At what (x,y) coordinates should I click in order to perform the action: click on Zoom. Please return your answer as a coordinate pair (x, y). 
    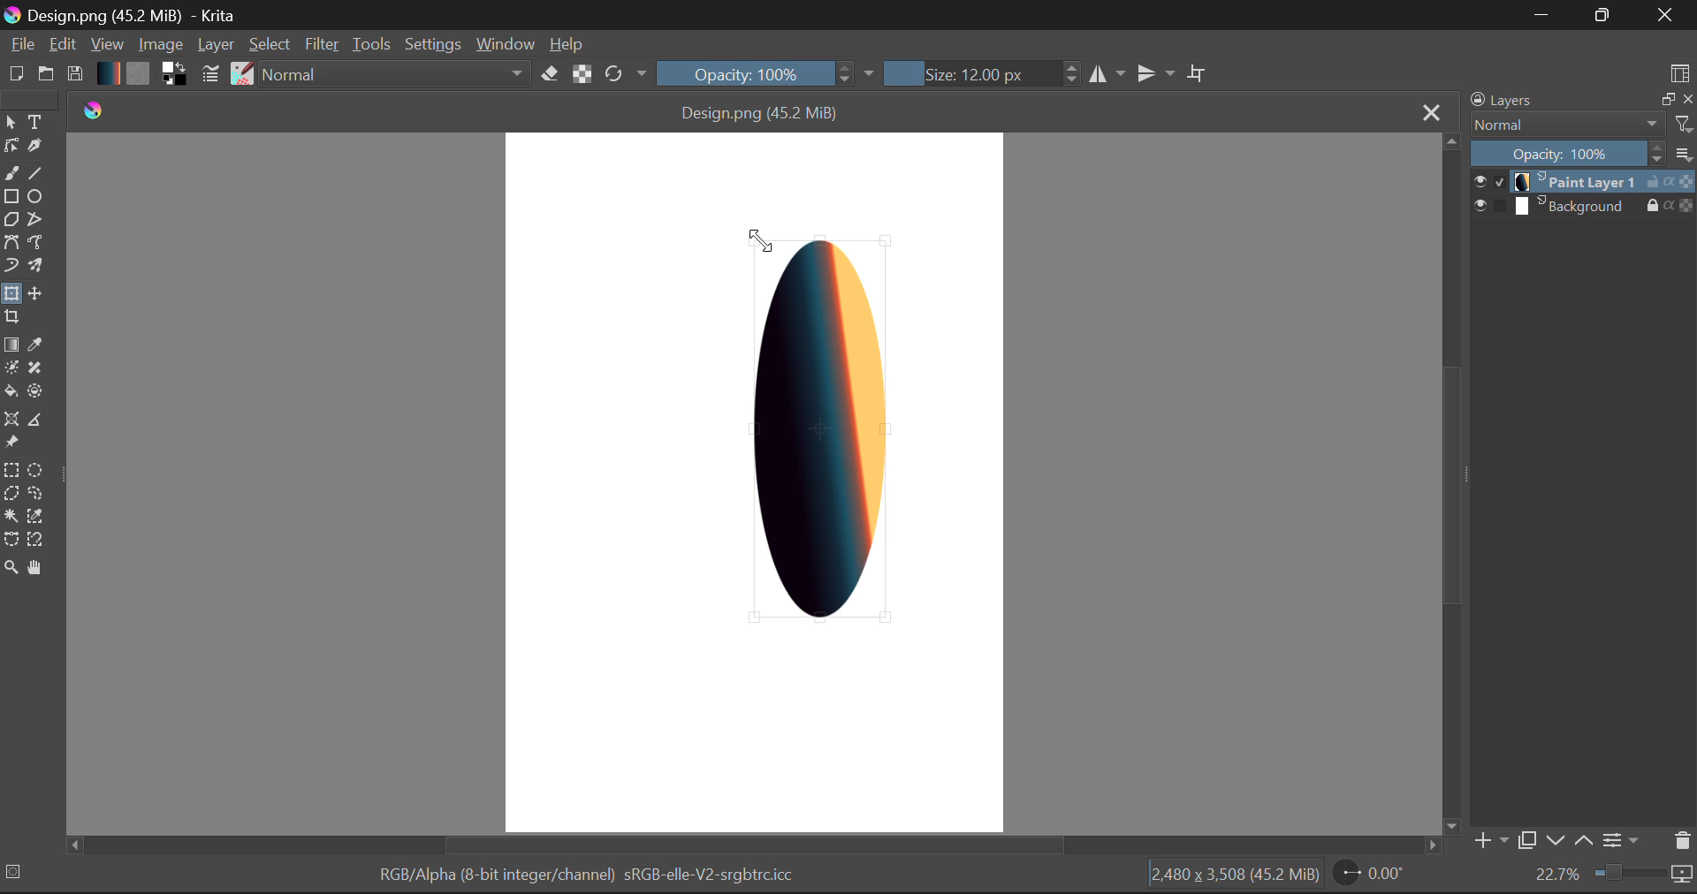
    Looking at the image, I should click on (1613, 876).